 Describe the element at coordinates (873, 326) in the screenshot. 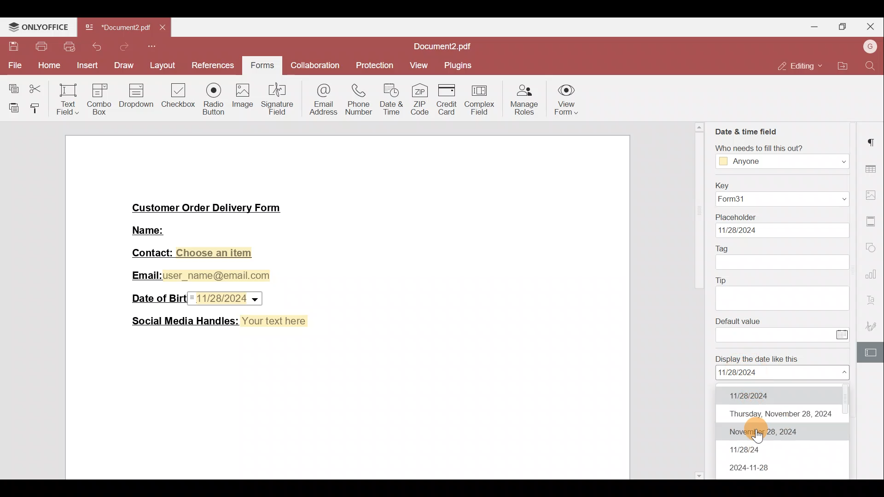

I see `Signature settings` at that location.